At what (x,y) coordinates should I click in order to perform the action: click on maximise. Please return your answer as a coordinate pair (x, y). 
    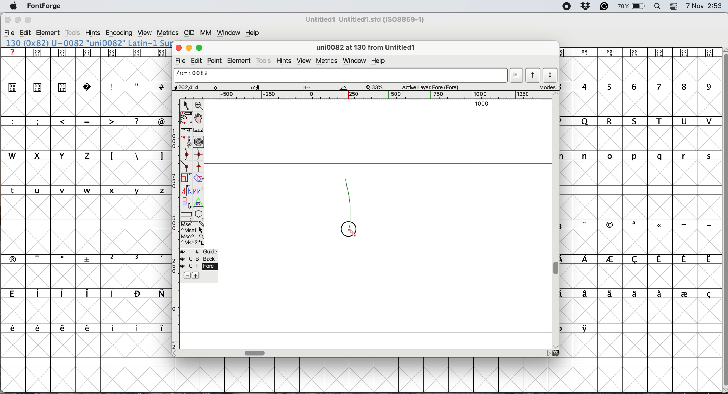
    Looking at the image, I should click on (28, 19).